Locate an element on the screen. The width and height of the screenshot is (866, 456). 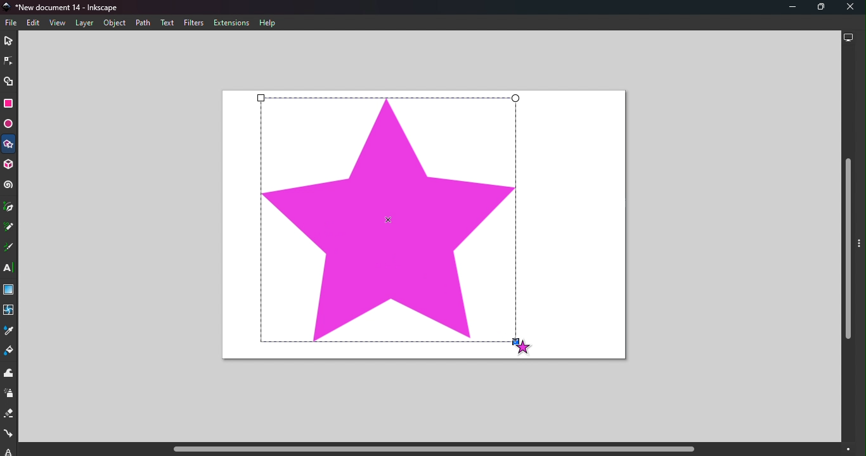
Cursor is located at coordinates (521, 345).